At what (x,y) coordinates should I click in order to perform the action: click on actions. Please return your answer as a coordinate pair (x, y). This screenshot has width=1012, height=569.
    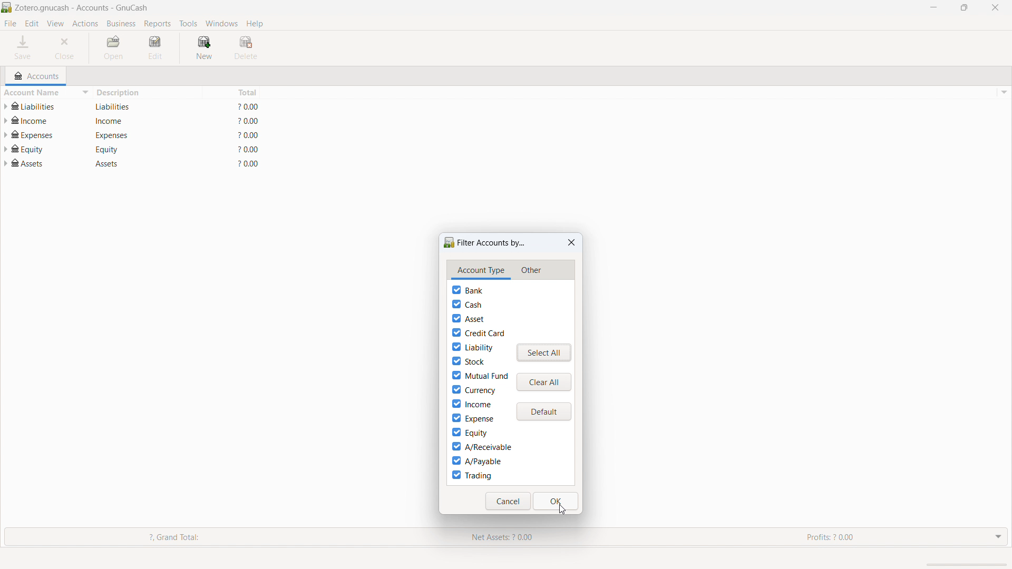
    Looking at the image, I should click on (85, 24).